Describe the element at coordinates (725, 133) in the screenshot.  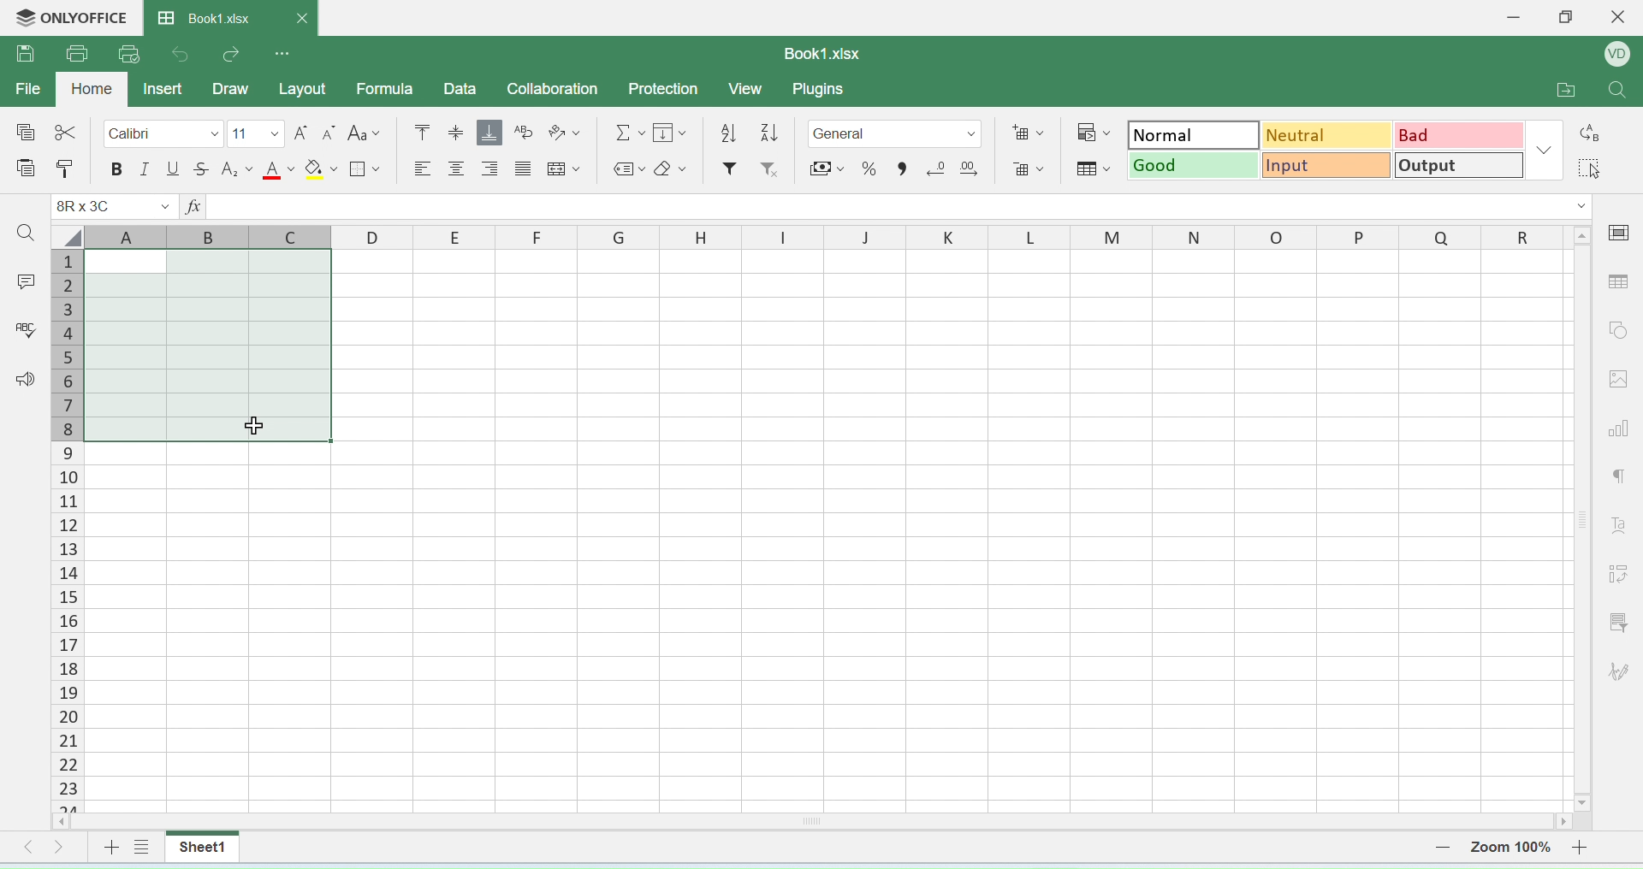
I see `descending order` at that location.